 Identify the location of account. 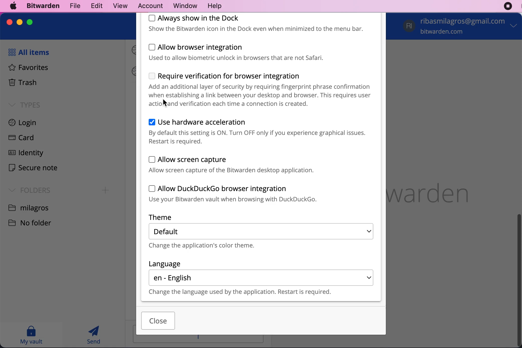
(461, 27).